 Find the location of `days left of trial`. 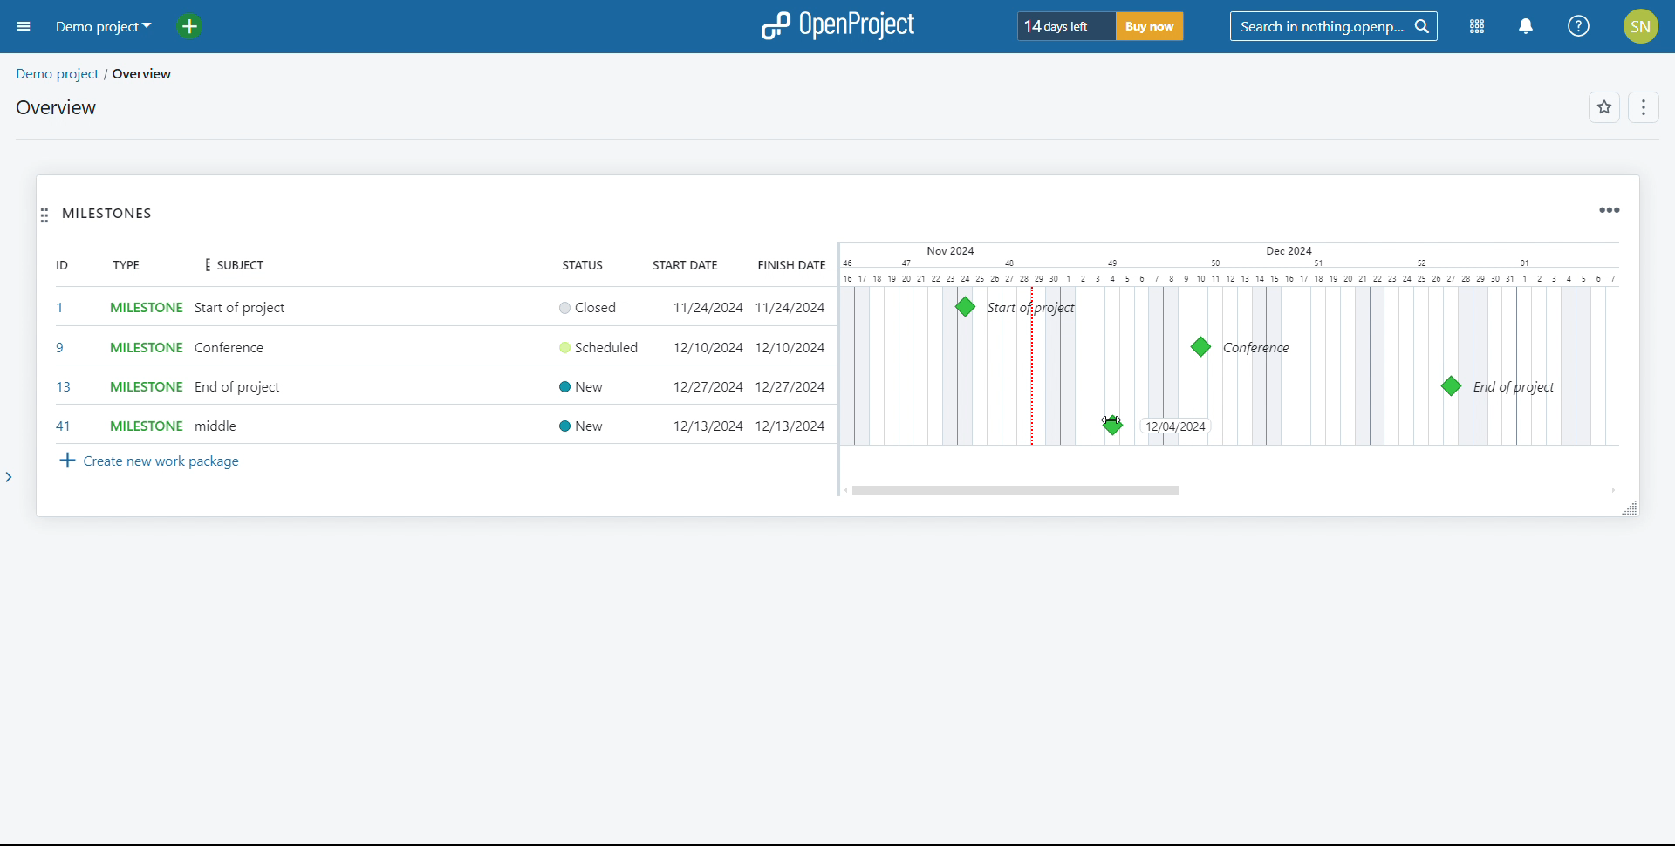

days left of trial is located at coordinates (1064, 25).